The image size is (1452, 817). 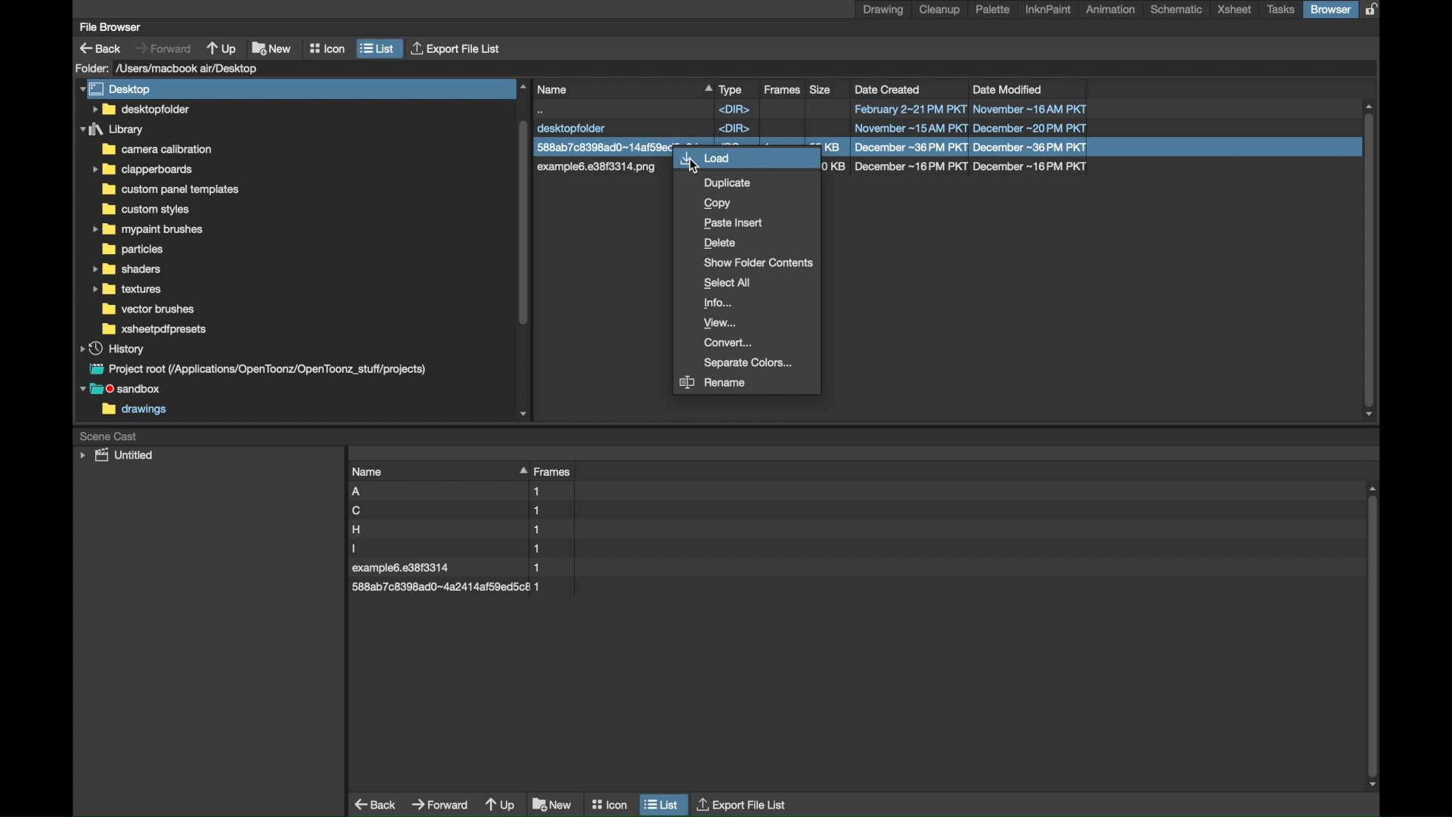 What do you see at coordinates (521, 469) in the screenshot?
I see `drag handle` at bounding box center [521, 469].